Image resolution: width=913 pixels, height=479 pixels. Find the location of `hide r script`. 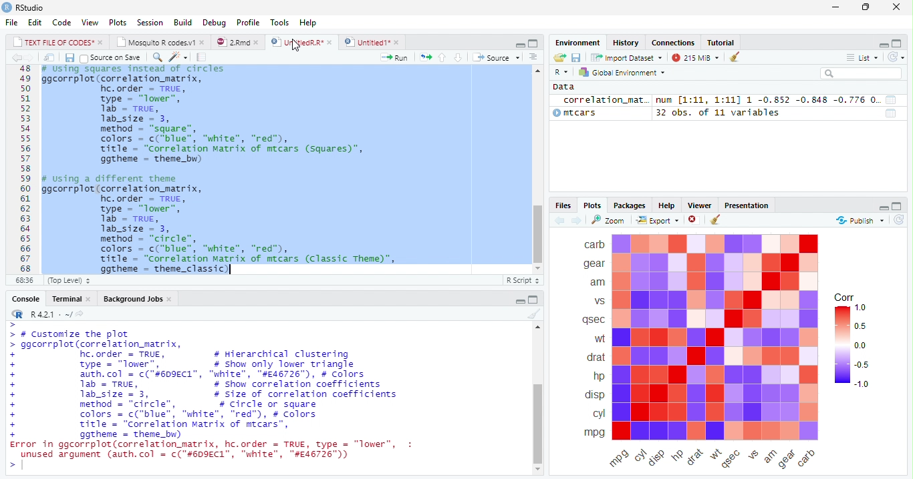

hide r script is located at coordinates (518, 45).